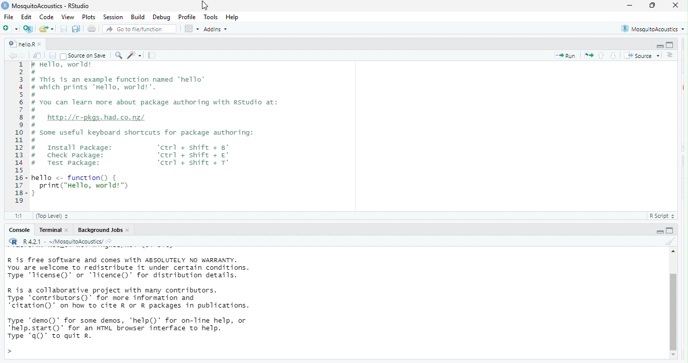 Image resolution: width=688 pixels, height=363 pixels. What do you see at coordinates (191, 29) in the screenshot?
I see `option` at bounding box center [191, 29].